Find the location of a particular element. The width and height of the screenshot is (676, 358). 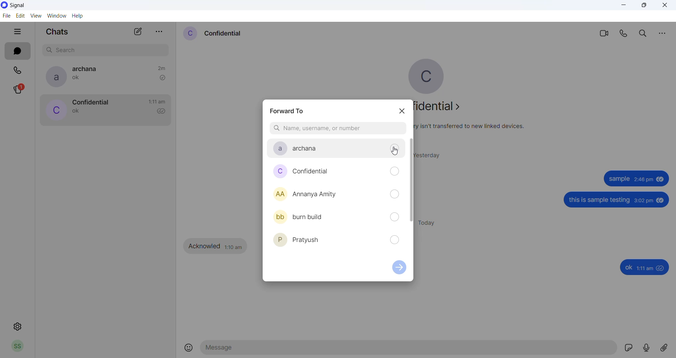

chats heading is located at coordinates (57, 33).